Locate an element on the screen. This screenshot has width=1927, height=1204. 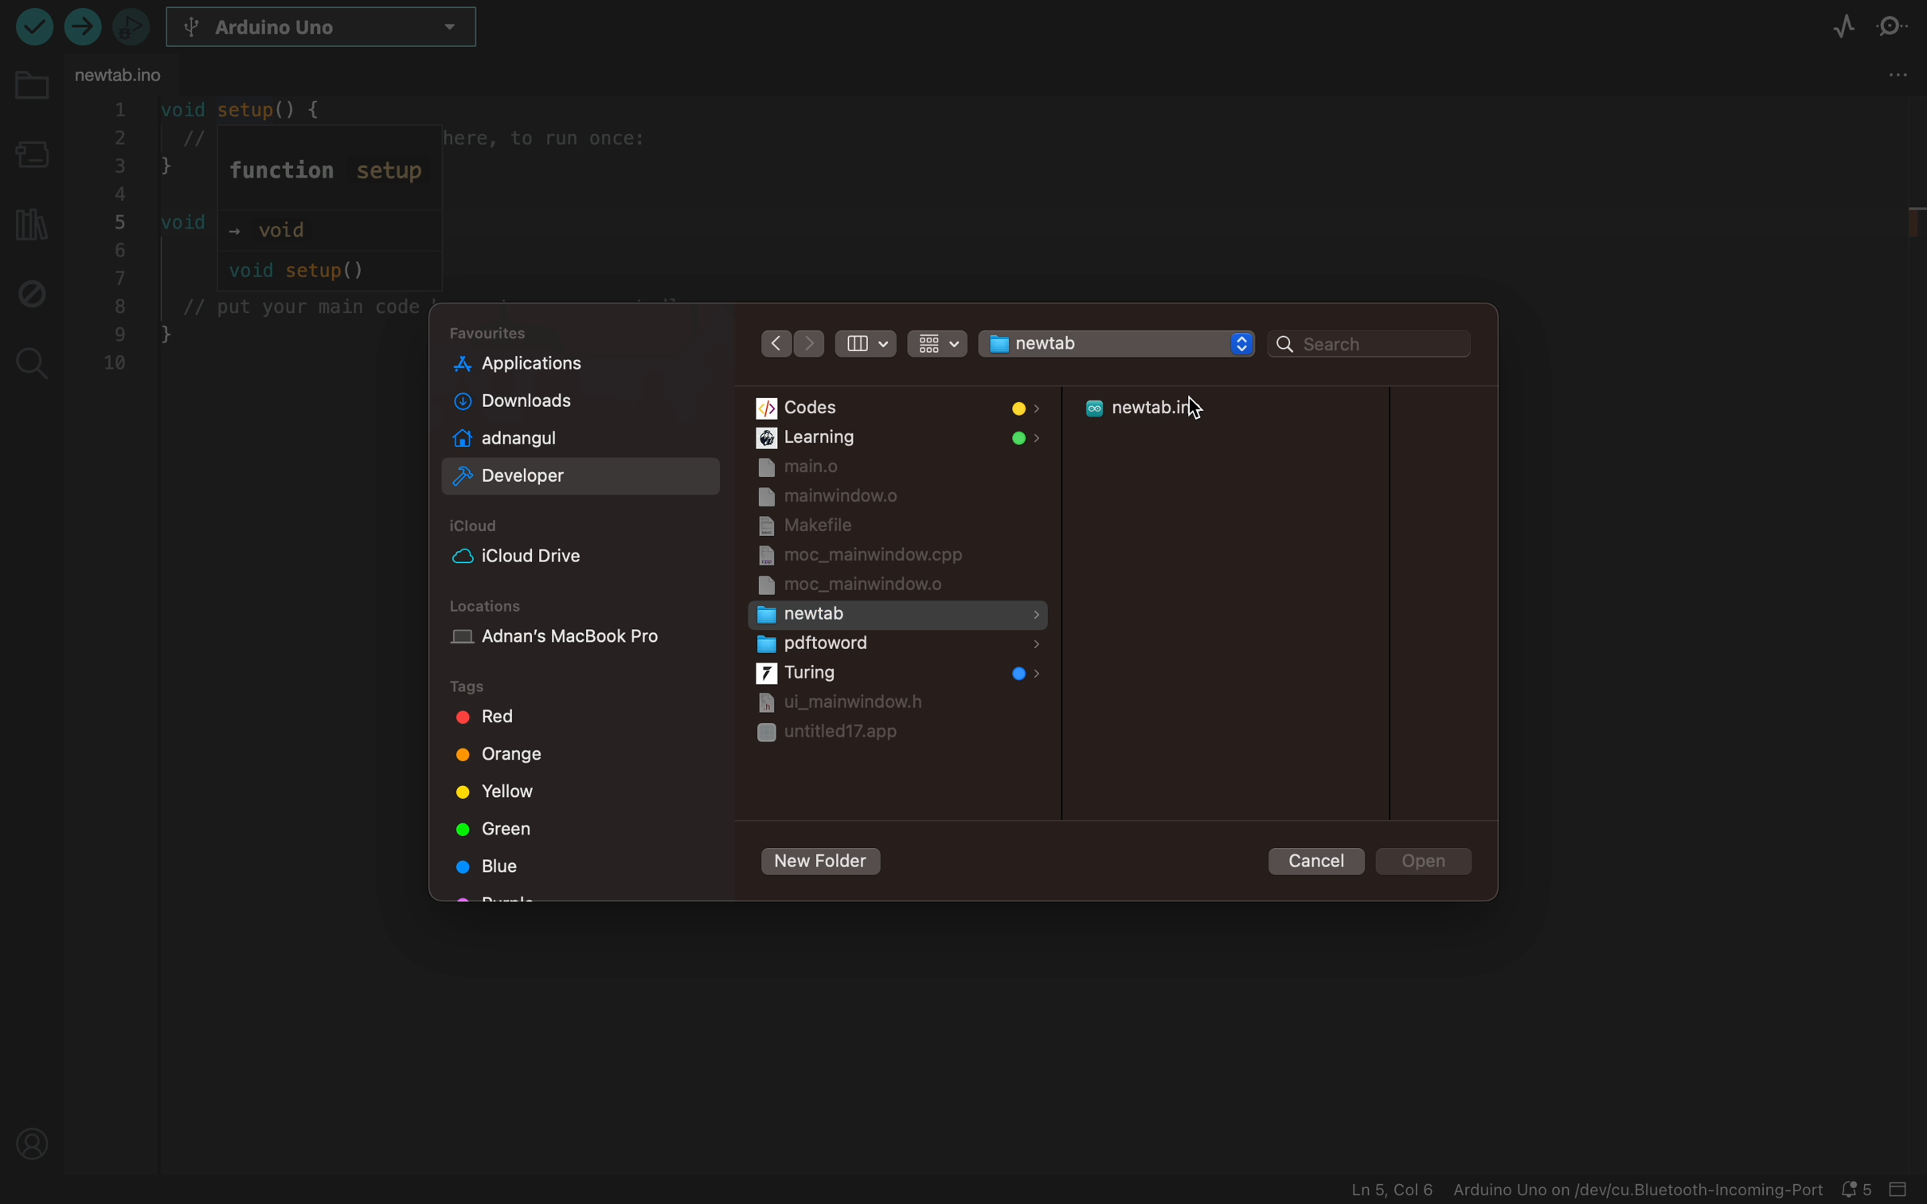
ui mainwindow is located at coordinates (835, 705).